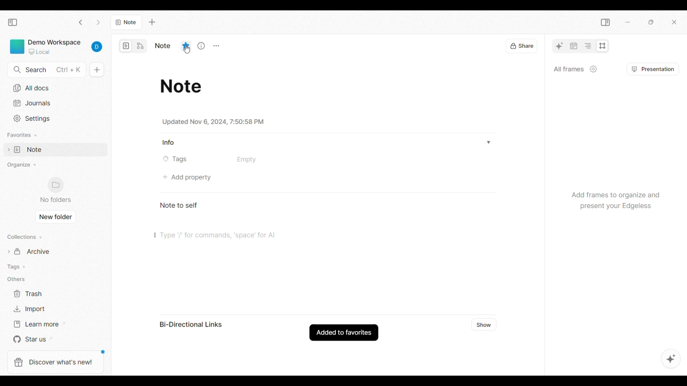 This screenshot has height=386, width=687. Describe the element at coordinates (574, 46) in the screenshot. I see `Calendar` at that location.